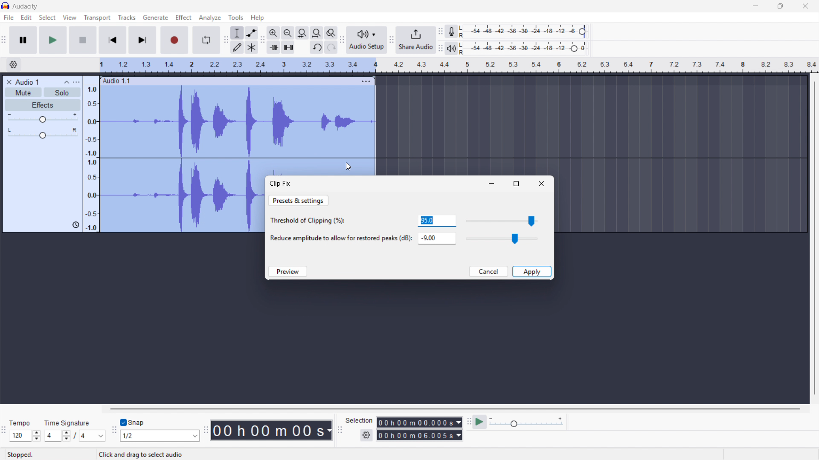 This screenshot has height=460, width=819. I want to click on Track title, so click(27, 82).